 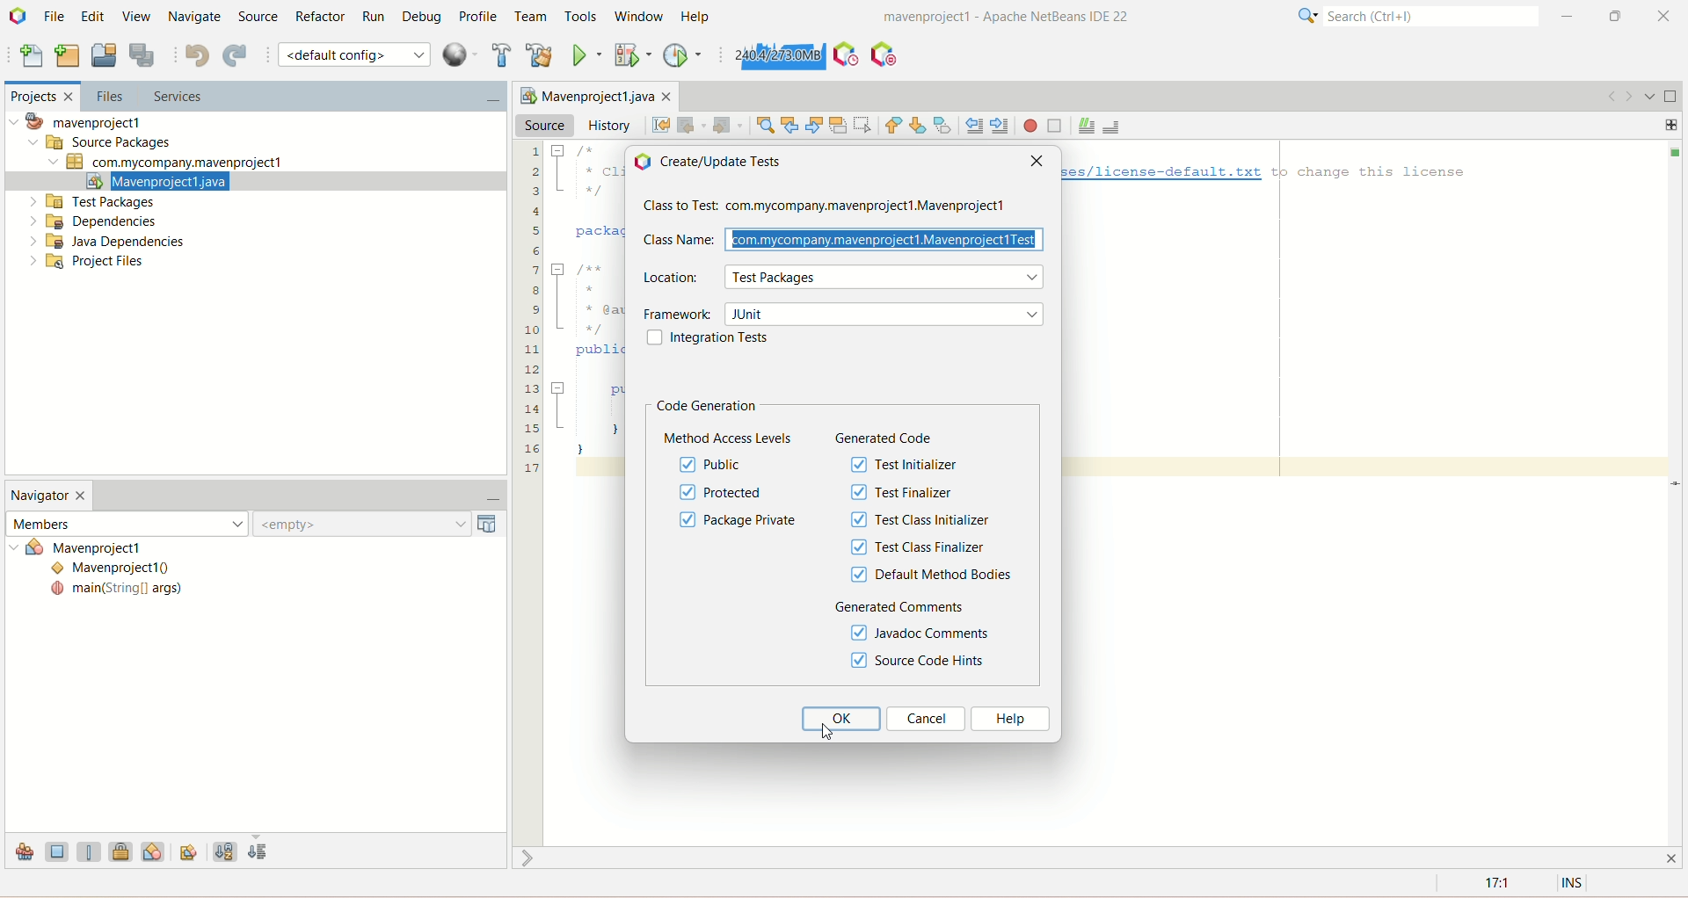 What do you see at coordinates (117, 590) in the screenshot?
I see `main(String[] args)` at bounding box center [117, 590].